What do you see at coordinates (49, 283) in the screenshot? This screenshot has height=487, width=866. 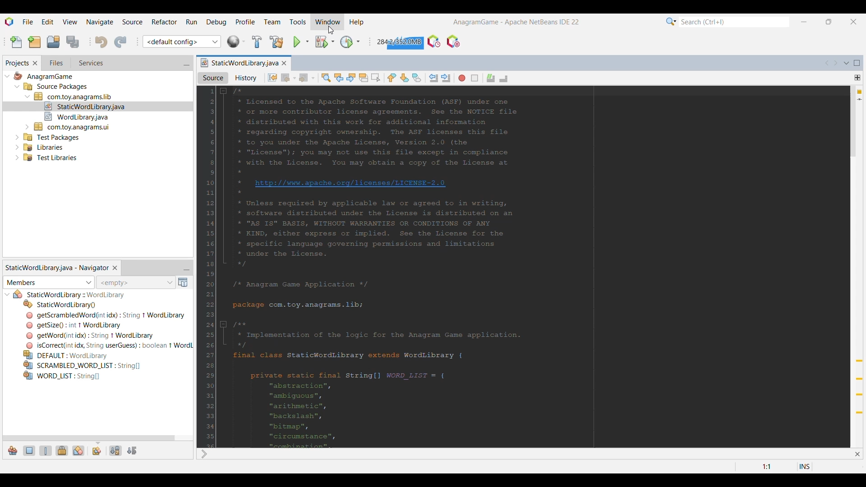 I see `Members/Bean patterns` at bounding box center [49, 283].